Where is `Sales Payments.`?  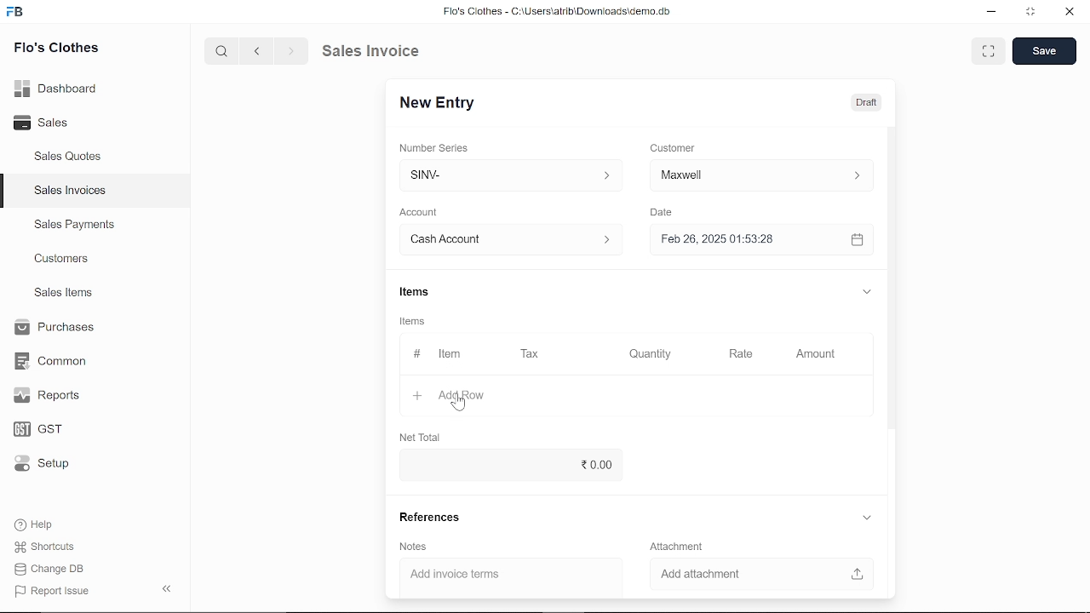 Sales Payments. is located at coordinates (73, 225).